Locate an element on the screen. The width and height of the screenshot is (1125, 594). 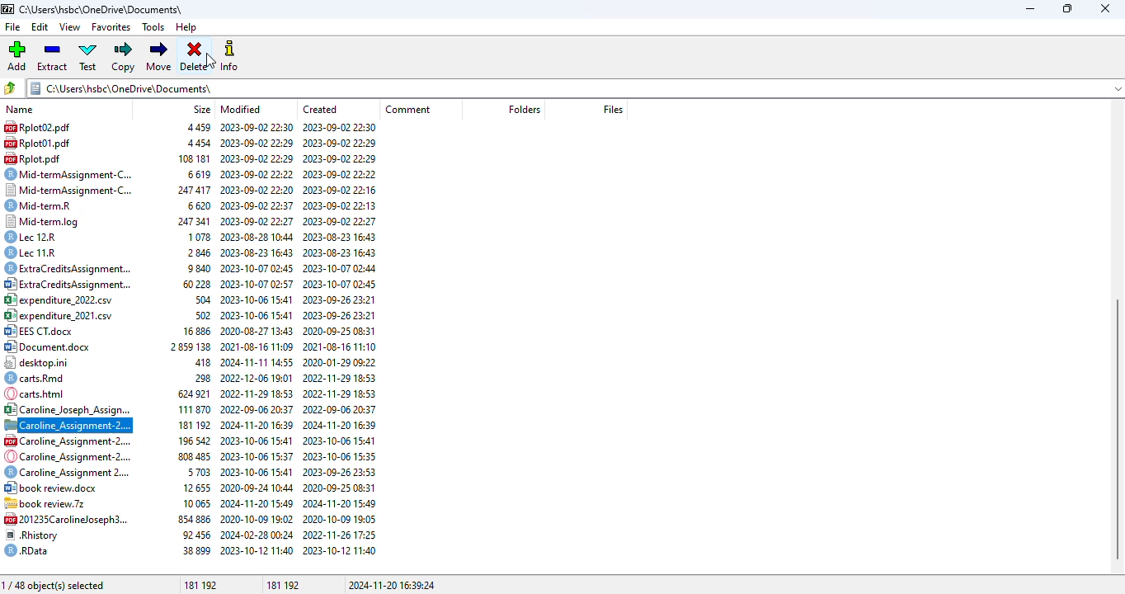
2023-09-02 22:29 is located at coordinates (257, 143).